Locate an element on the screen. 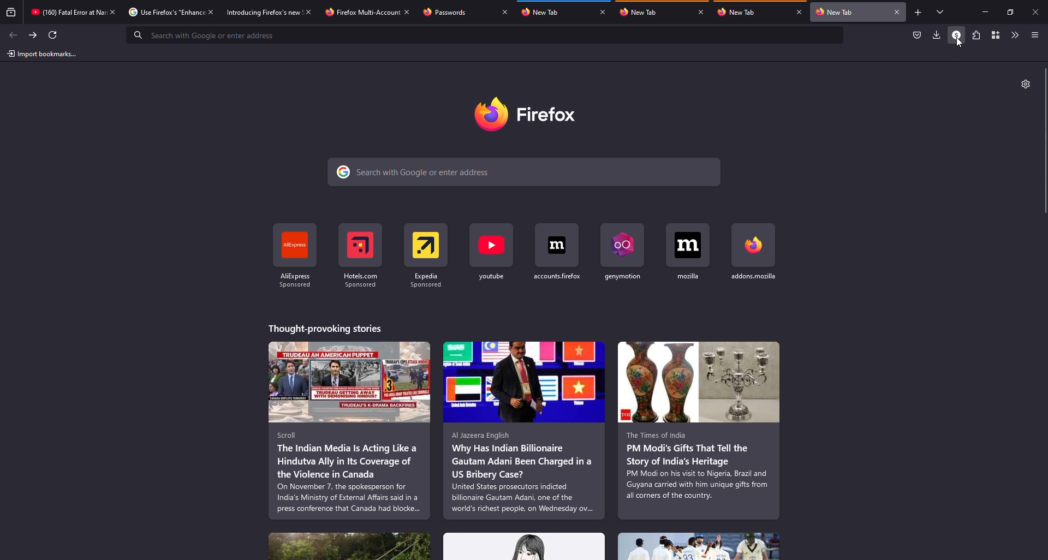  tab is located at coordinates (446, 13).